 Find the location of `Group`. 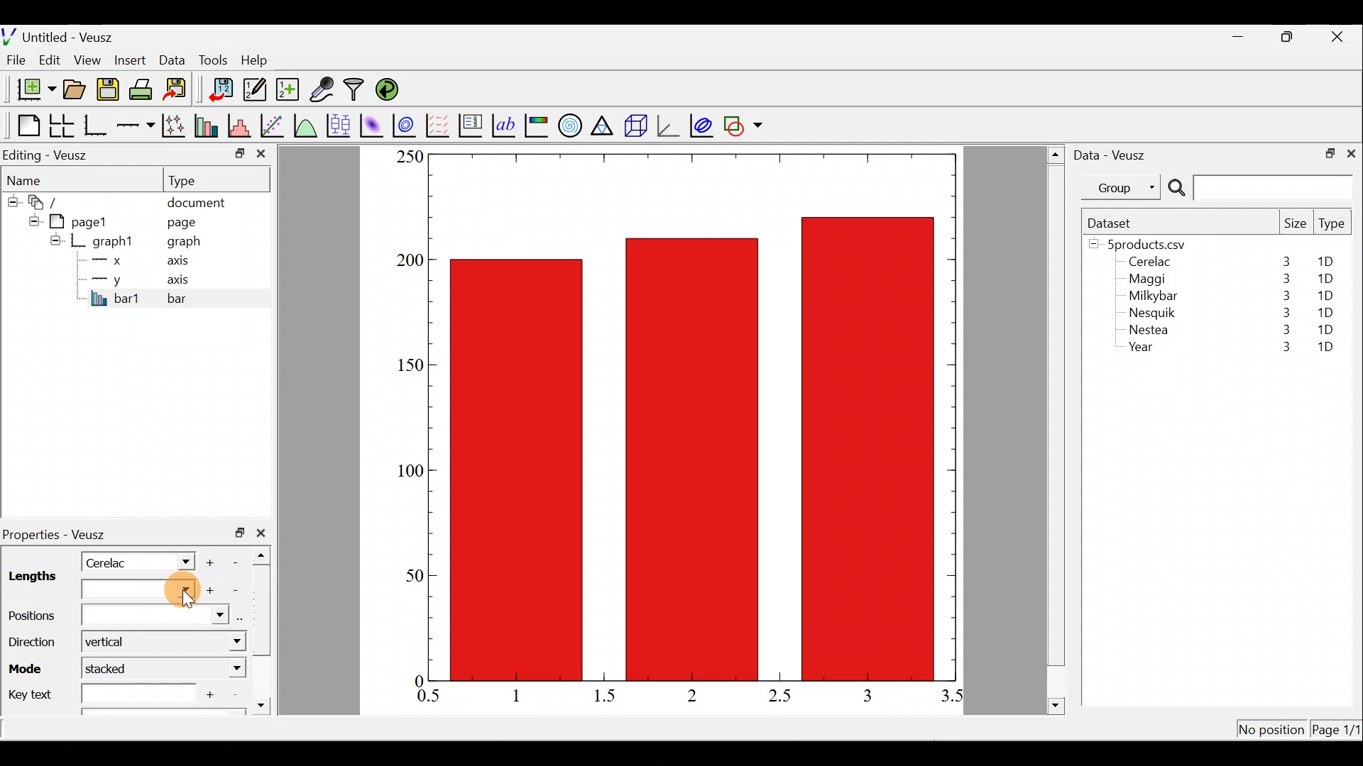

Group is located at coordinates (1124, 187).